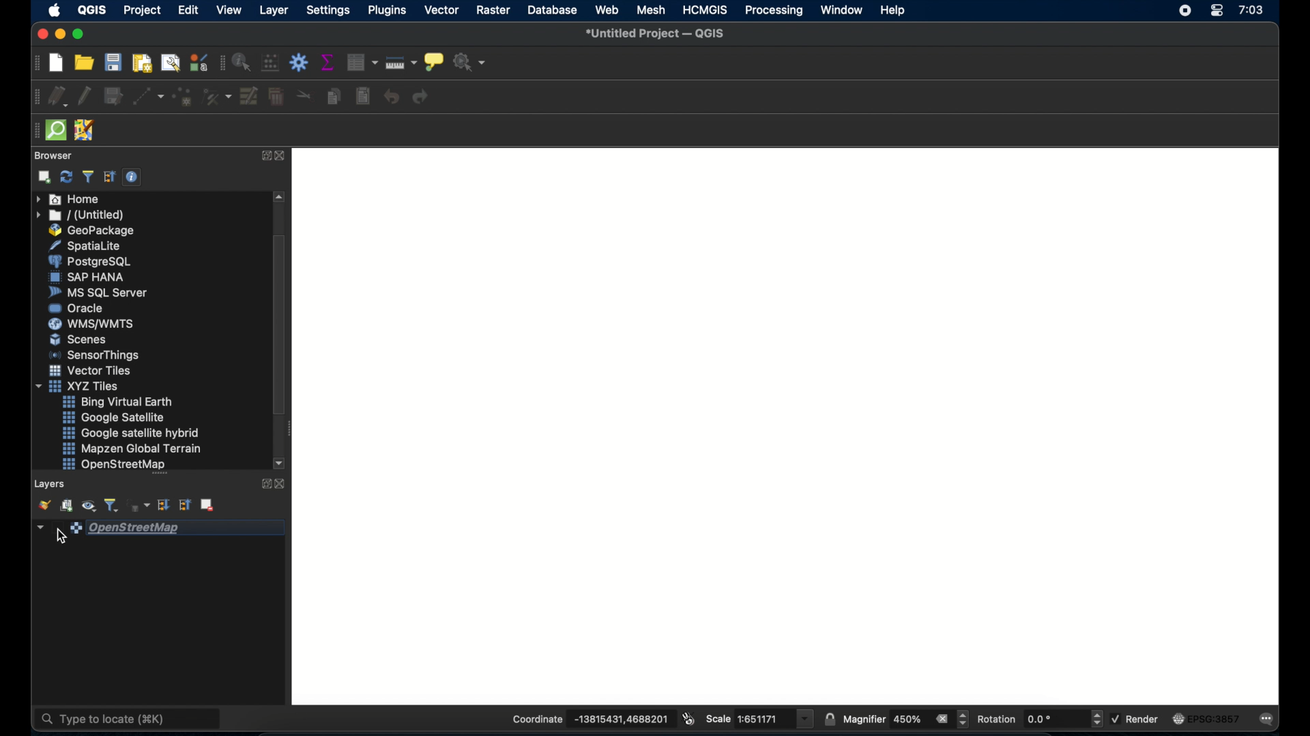 The height and width of the screenshot is (736, 1310). What do you see at coordinates (282, 485) in the screenshot?
I see `close` at bounding box center [282, 485].